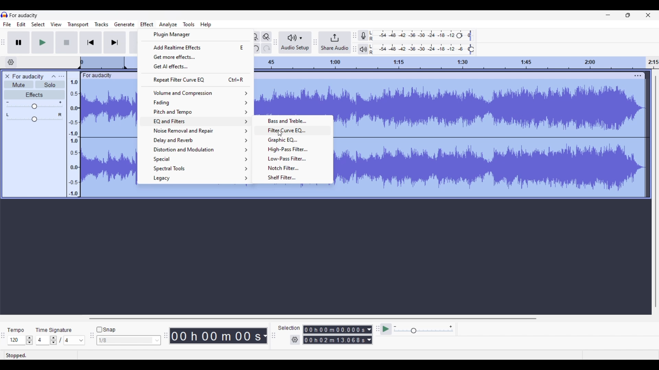 Image resolution: width=659 pixels, height=370 pixels. What do you see at coordinates (457, 63) in the screenshot?
I see `Scale to track length of audio` at bounding box center [457, 63].